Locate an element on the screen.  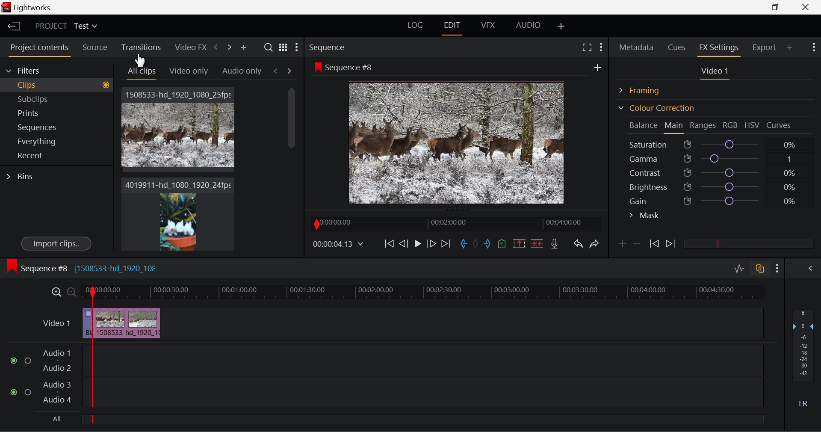
AUDIO Layout is located at coordinates (528, 25).